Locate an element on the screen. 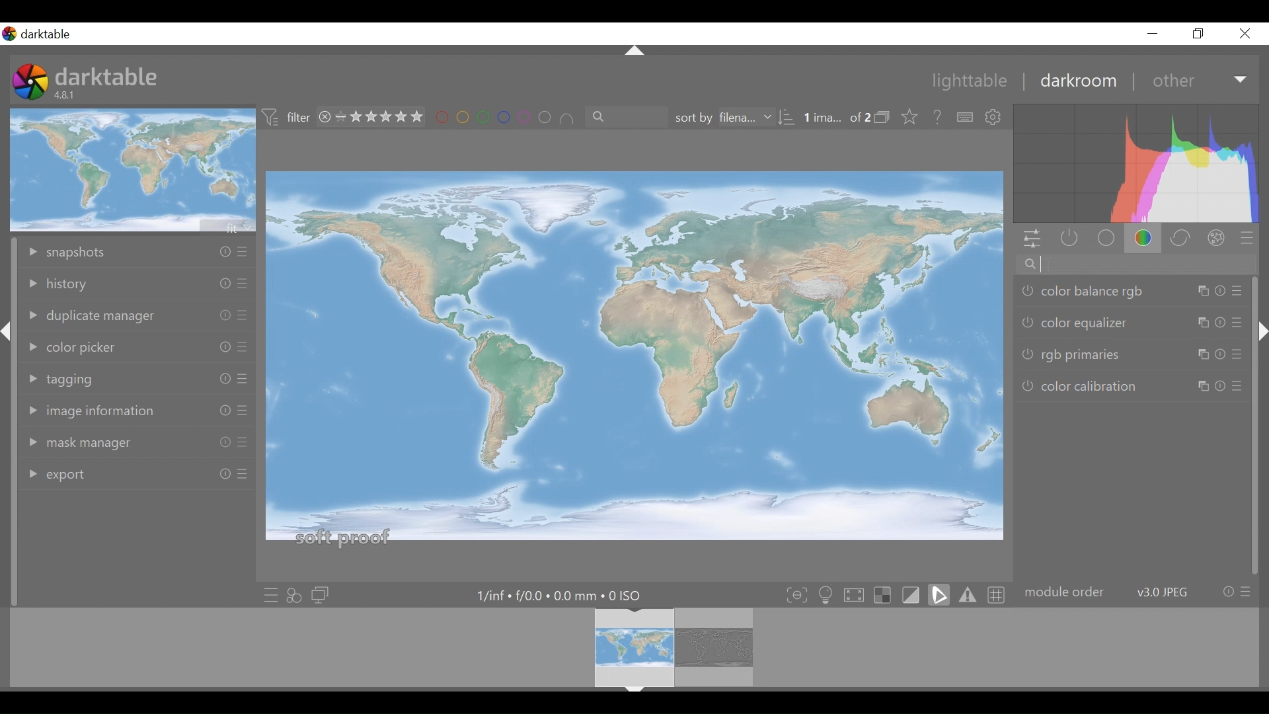 This screenshot has width=1269, height=714. lightable is located at coordinates (970, 81).